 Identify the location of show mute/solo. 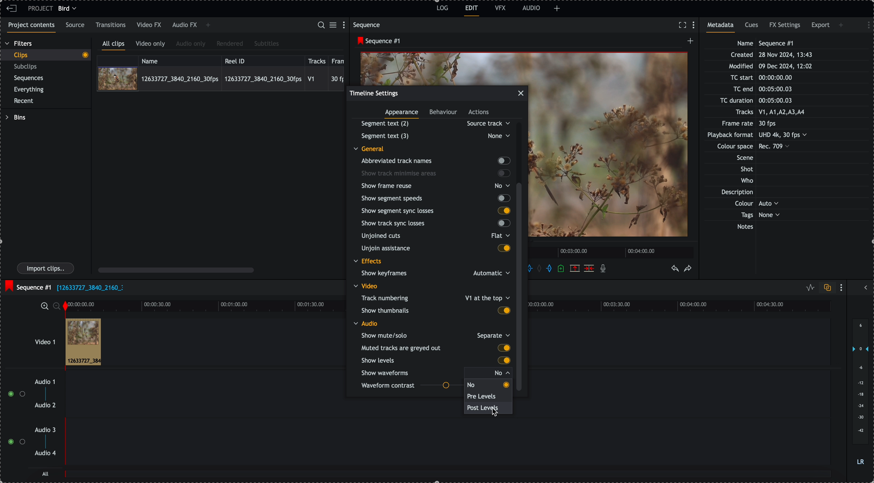
(435, 335).